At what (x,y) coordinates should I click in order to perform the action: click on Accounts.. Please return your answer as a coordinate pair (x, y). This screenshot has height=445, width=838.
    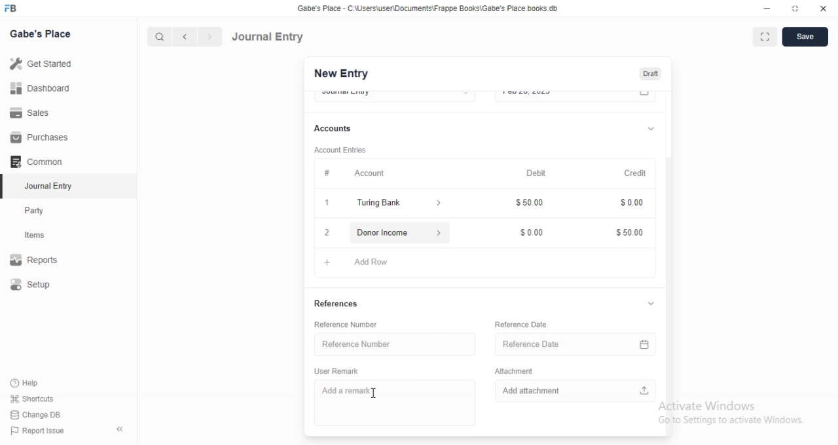
    Looking at the image, I should click on (339, 129).